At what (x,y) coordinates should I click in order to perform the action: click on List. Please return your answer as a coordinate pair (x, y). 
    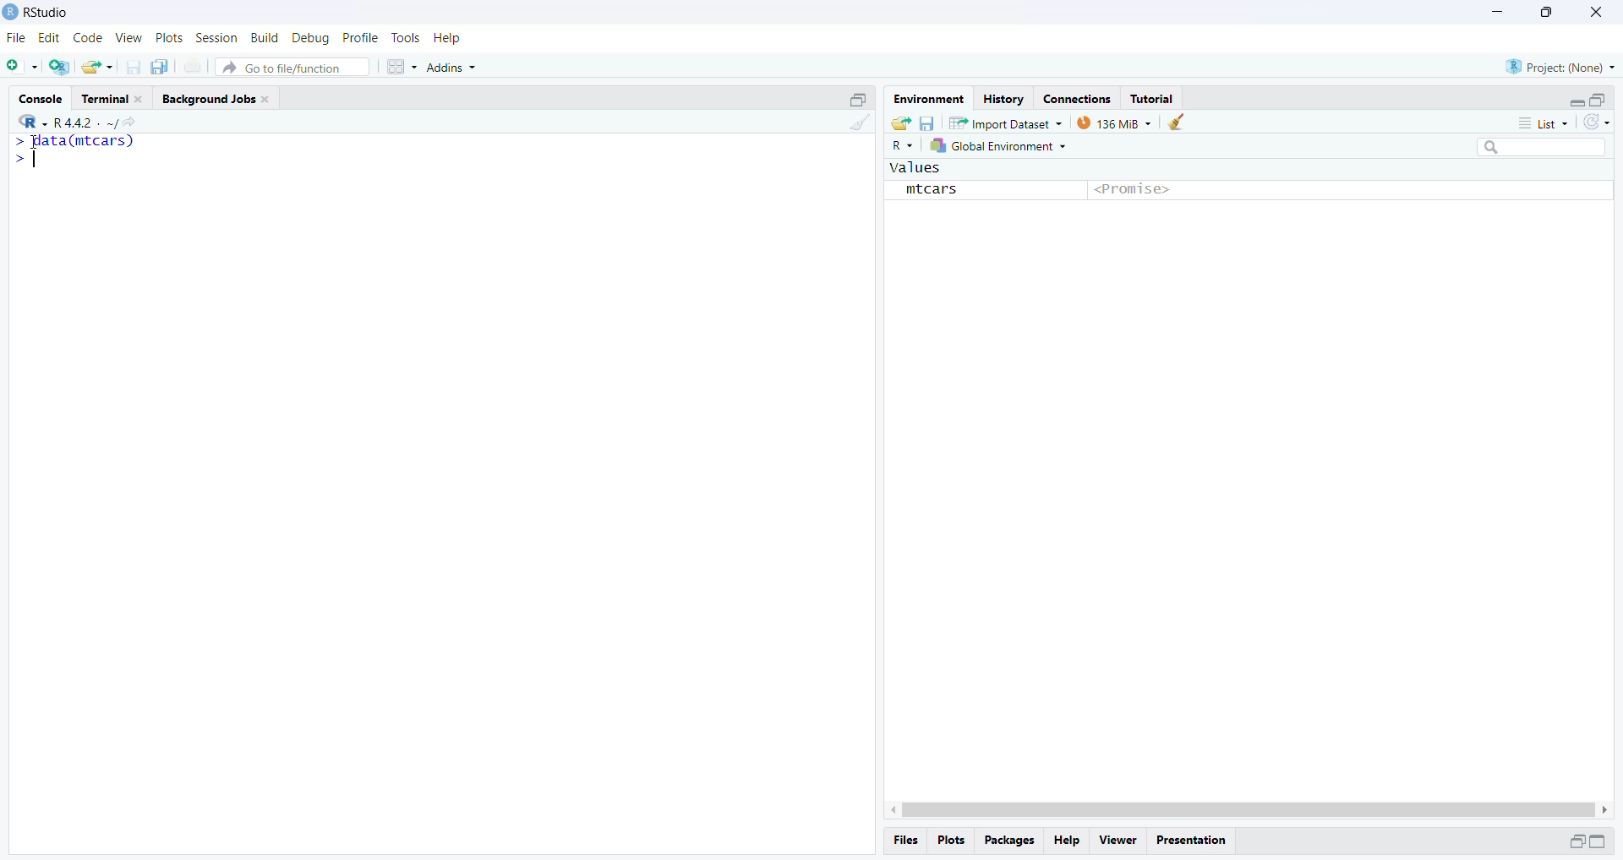
    Looking at the image, I should click on (1547, 123).